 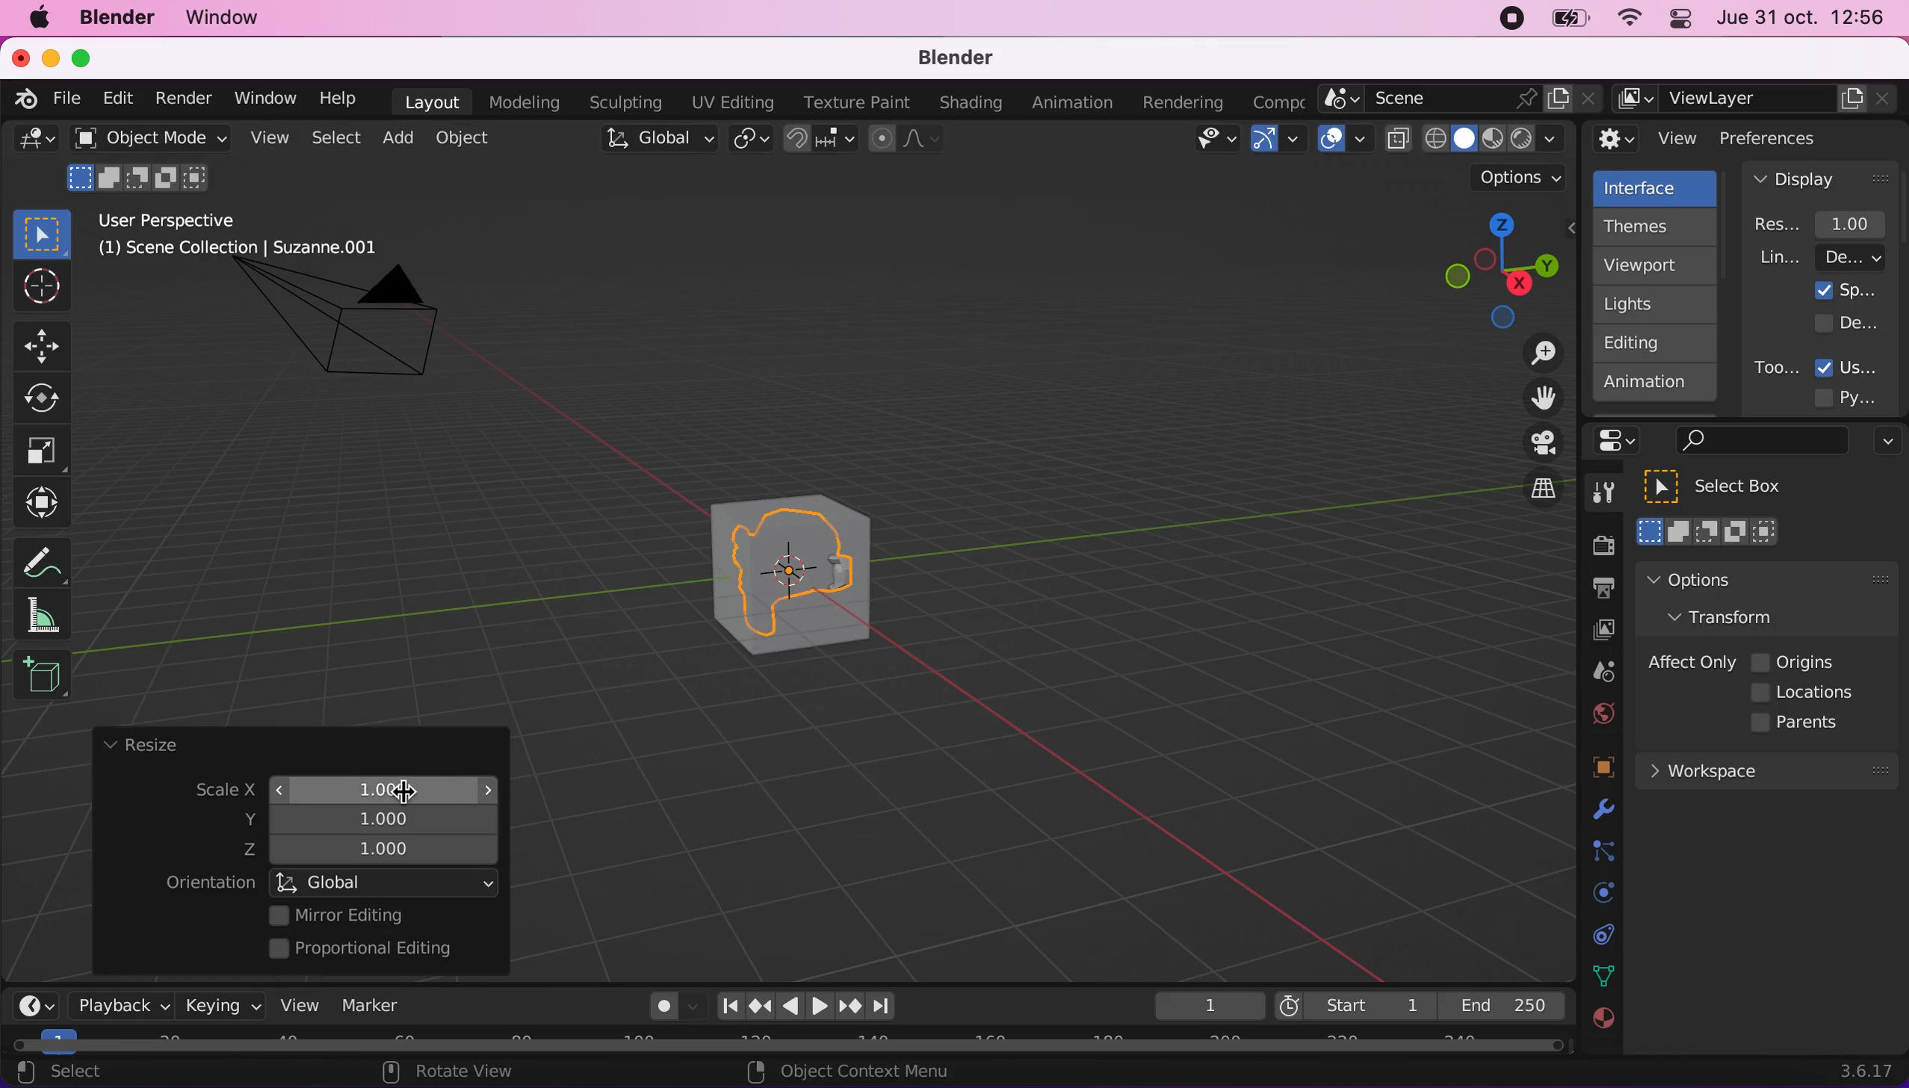 What do you see at coordinates (1802, 723) in the screenshot?
I see `parents` at bounding box center [1802, 723].